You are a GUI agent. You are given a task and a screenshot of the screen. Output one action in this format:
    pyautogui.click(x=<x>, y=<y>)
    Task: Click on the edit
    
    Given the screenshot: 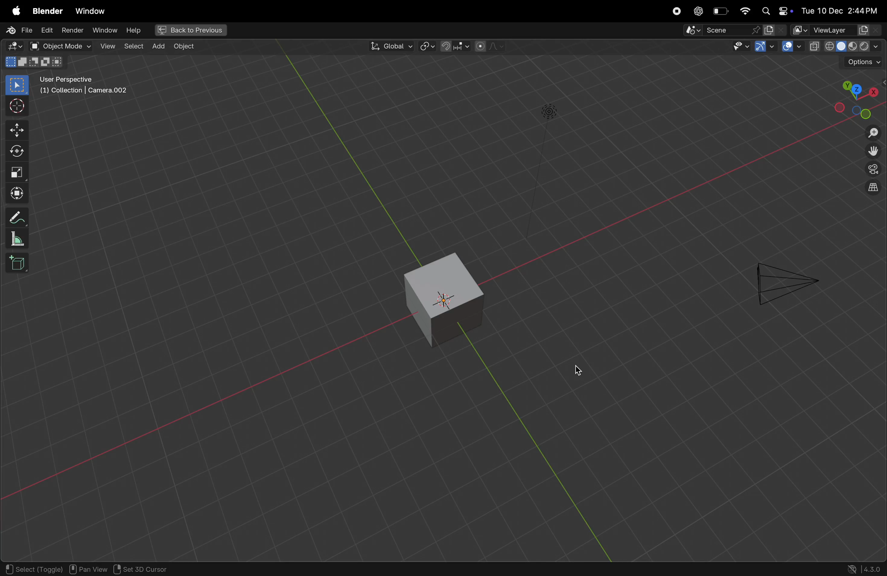 What is the action you would take?
    pyautogui.click(x=48, y=31)
    